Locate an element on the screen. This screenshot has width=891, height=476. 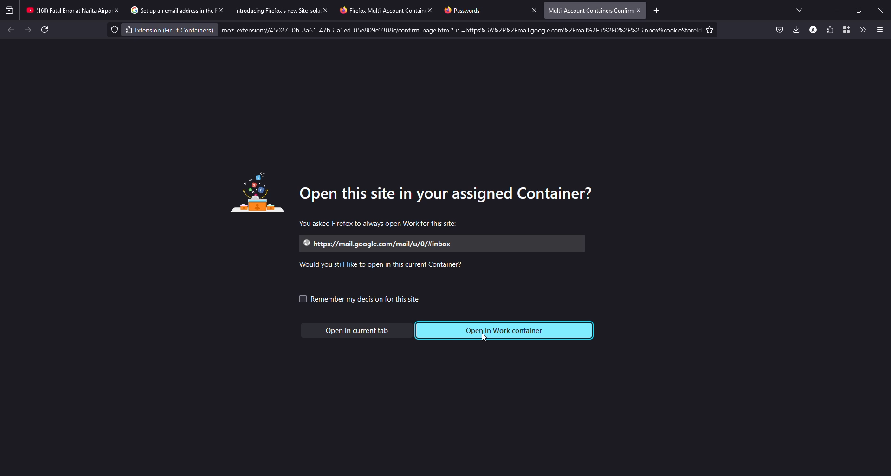
moz-extension://4502730b-8a61-47b3-a1ed-05e809c0308¢/confirm-page.htmi?url=https%3A%2F%2Fmail.google.com%2Fmail%2Fu%2F0%2F%23inbox8tcookieStol is located at coordinates (455, 31).